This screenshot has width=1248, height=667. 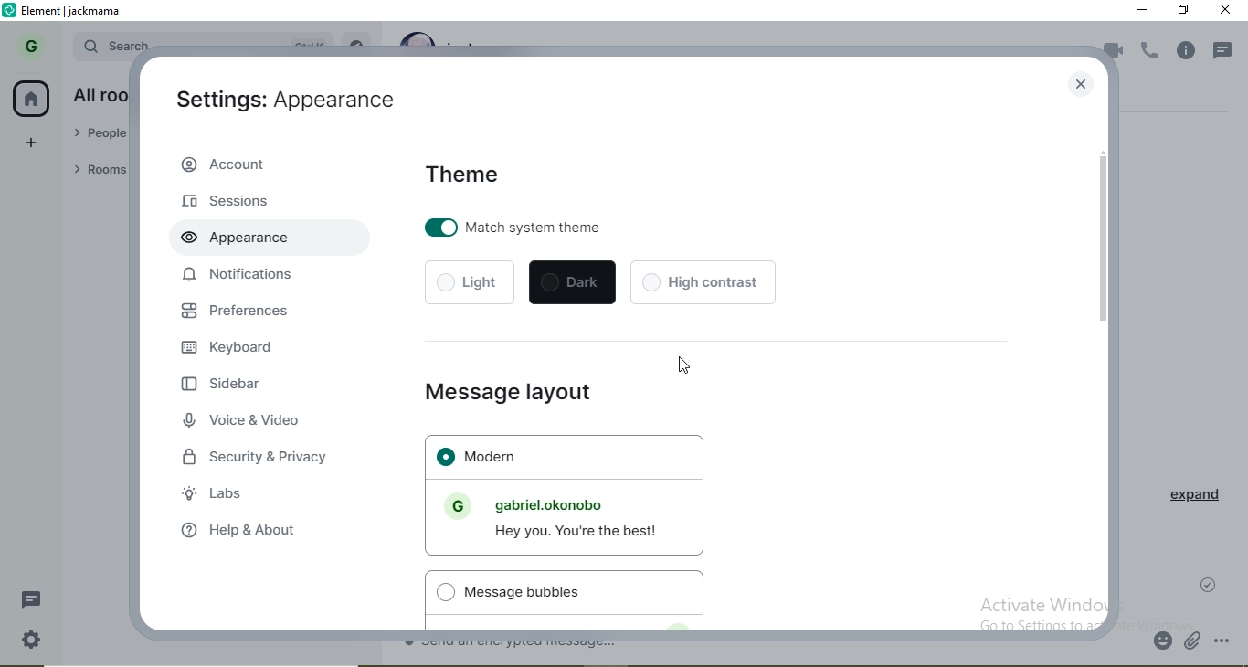 I want to click on Message bubbles, so click(x=522, y=593).